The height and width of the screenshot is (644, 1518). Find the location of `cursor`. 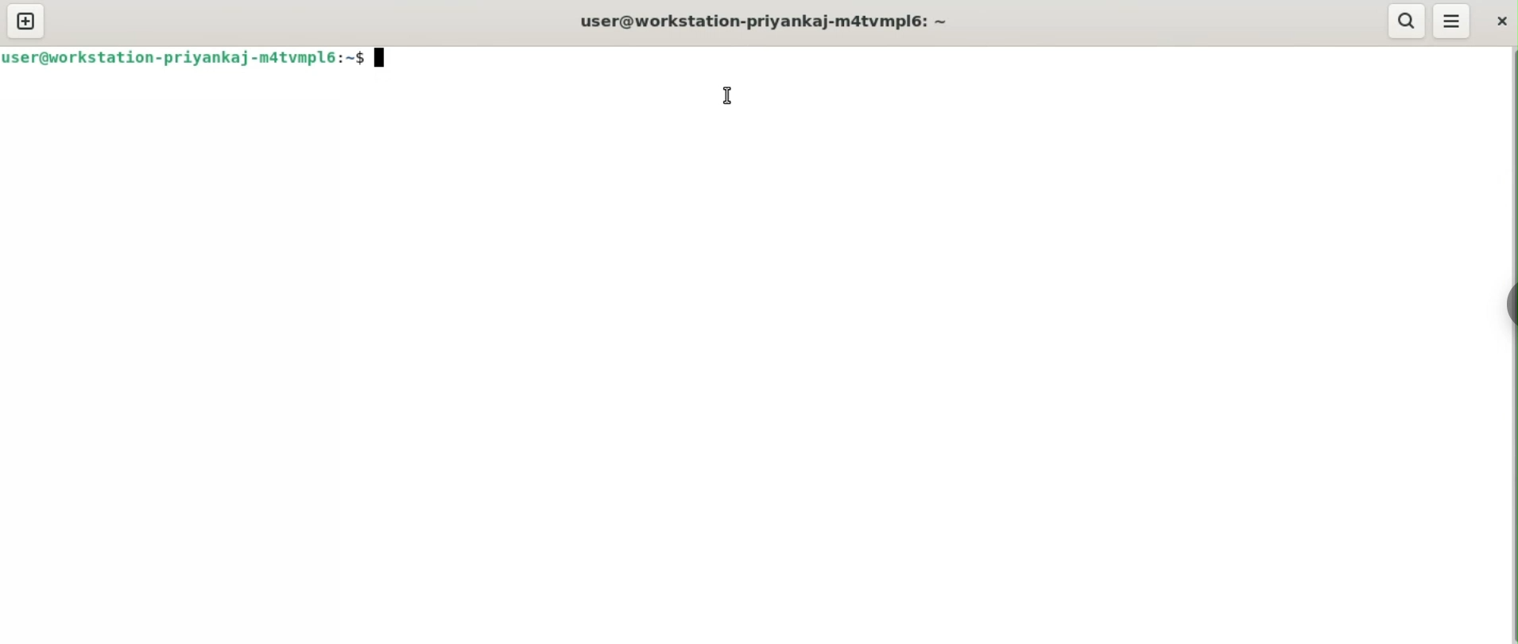

cursor is located at coordinates (728, 99).